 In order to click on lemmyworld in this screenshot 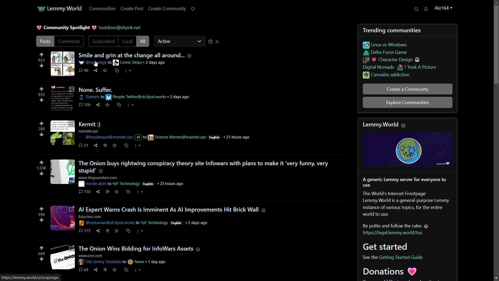, I will do `click(383, 125)`.